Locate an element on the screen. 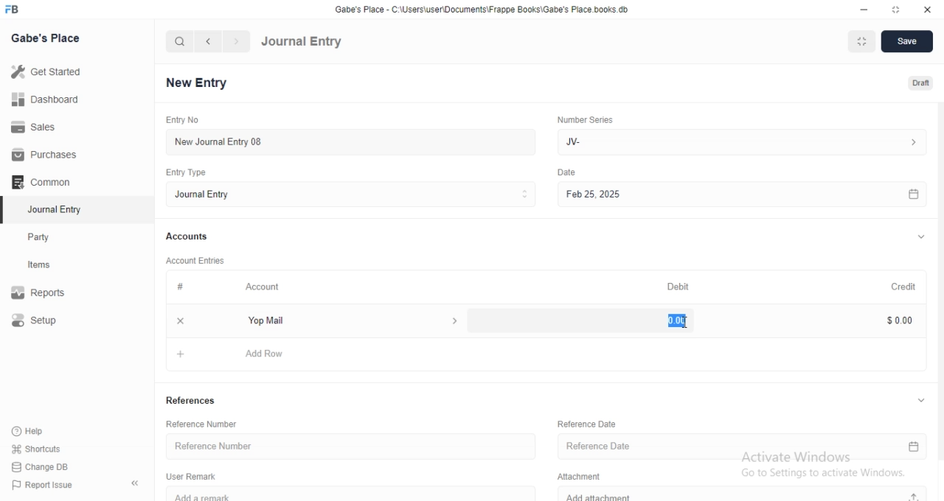 The image size is (944, 501). Account Entries is located at coordinates (197, 261).